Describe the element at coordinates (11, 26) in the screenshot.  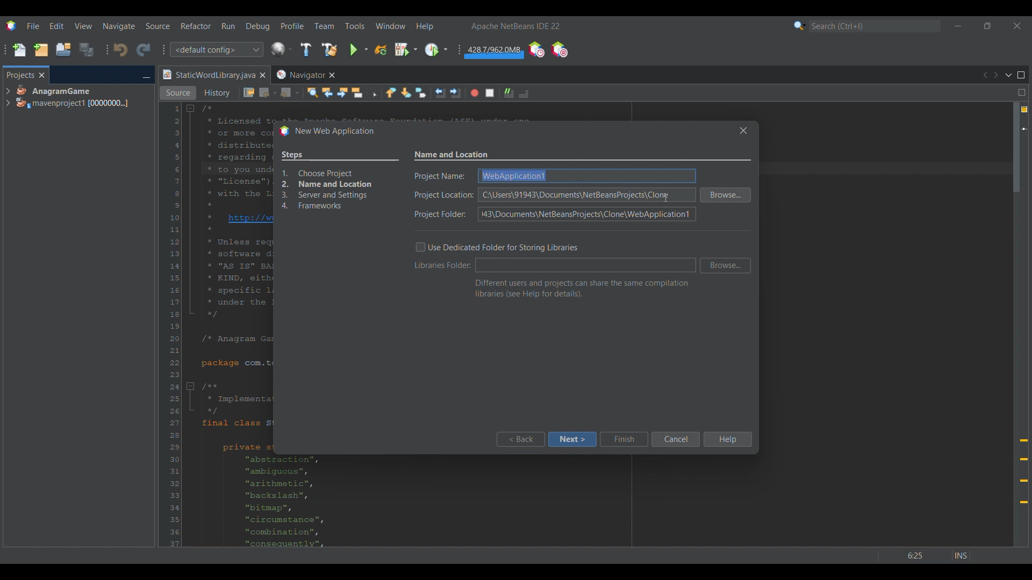
I see `Software logo` at that location.